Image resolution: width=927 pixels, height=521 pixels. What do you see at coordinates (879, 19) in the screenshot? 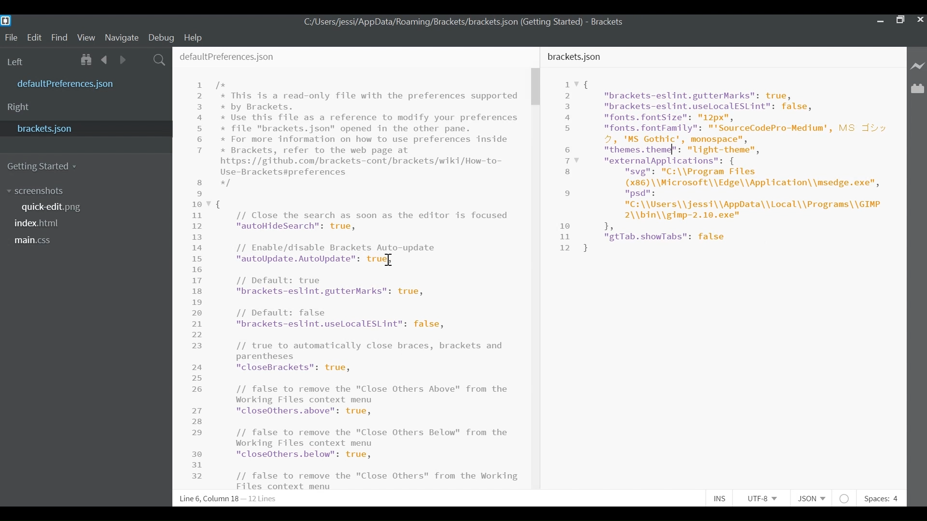
I see `minimize` at bounding box center [879, 19].